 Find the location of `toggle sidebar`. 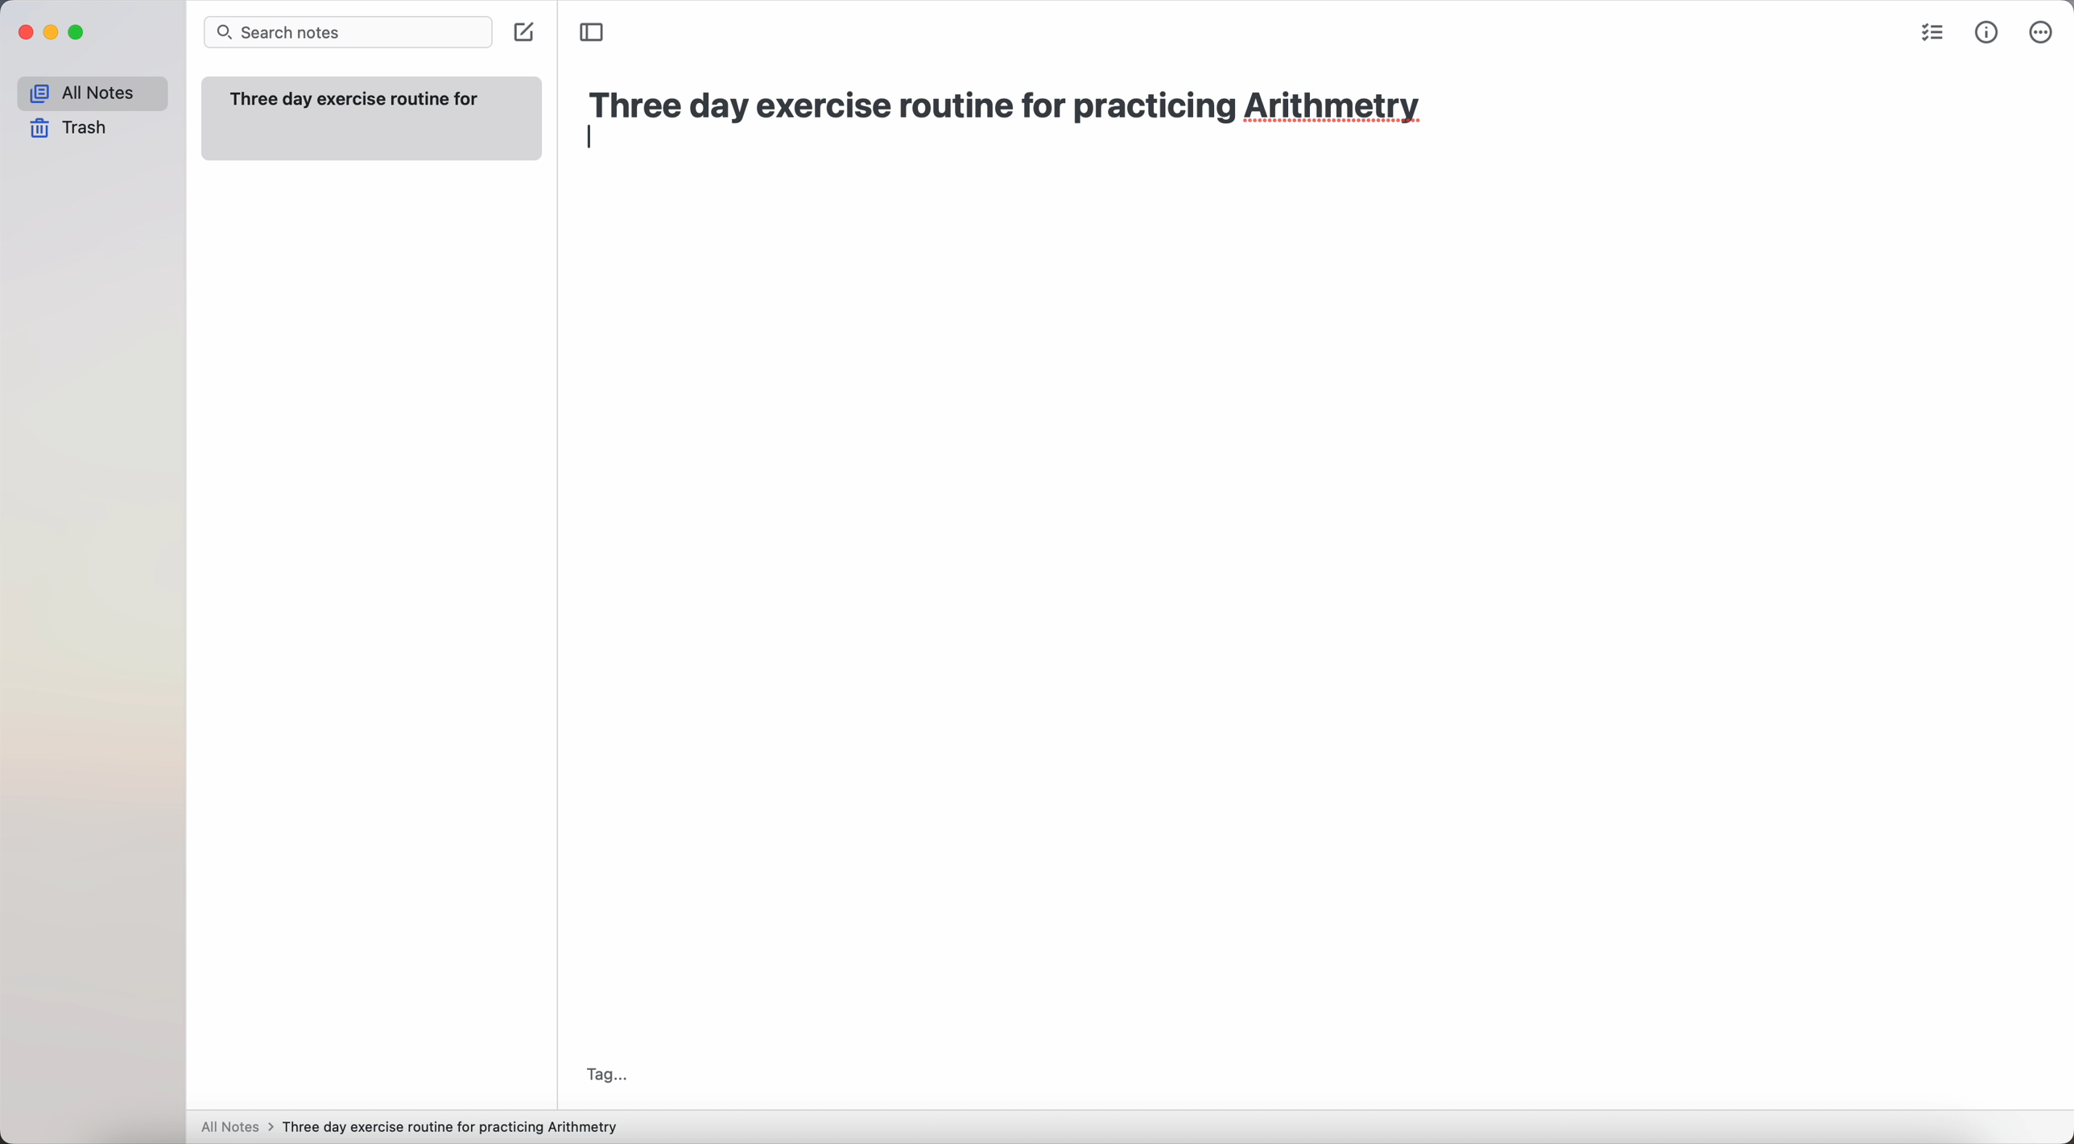

toggle sidebar is located at coordinates (593, 30).